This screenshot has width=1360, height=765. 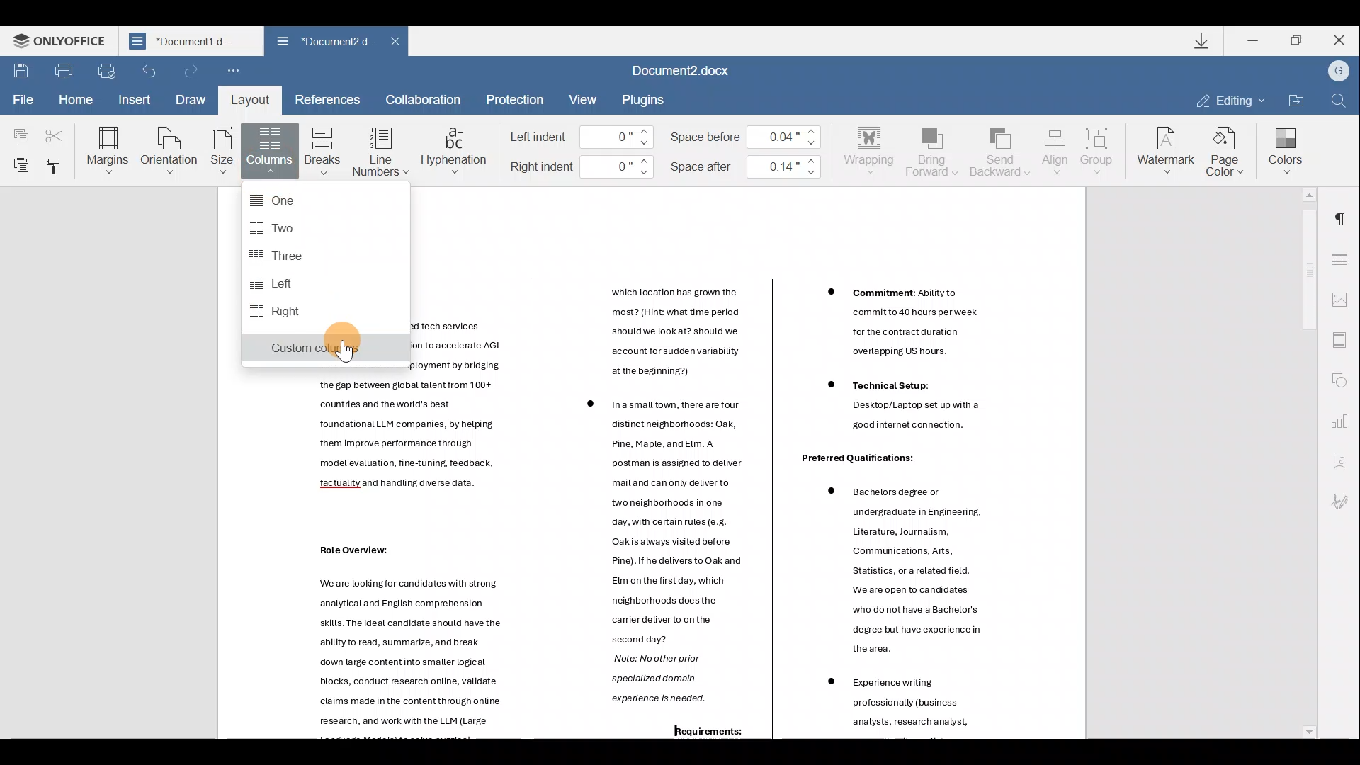 I want to click on Send backward, so click(x=998, y=150).